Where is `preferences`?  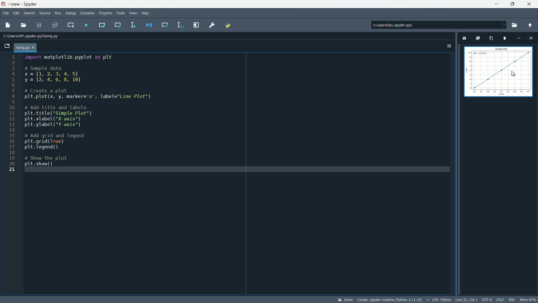 preferences is located at coordinates (212, 25).